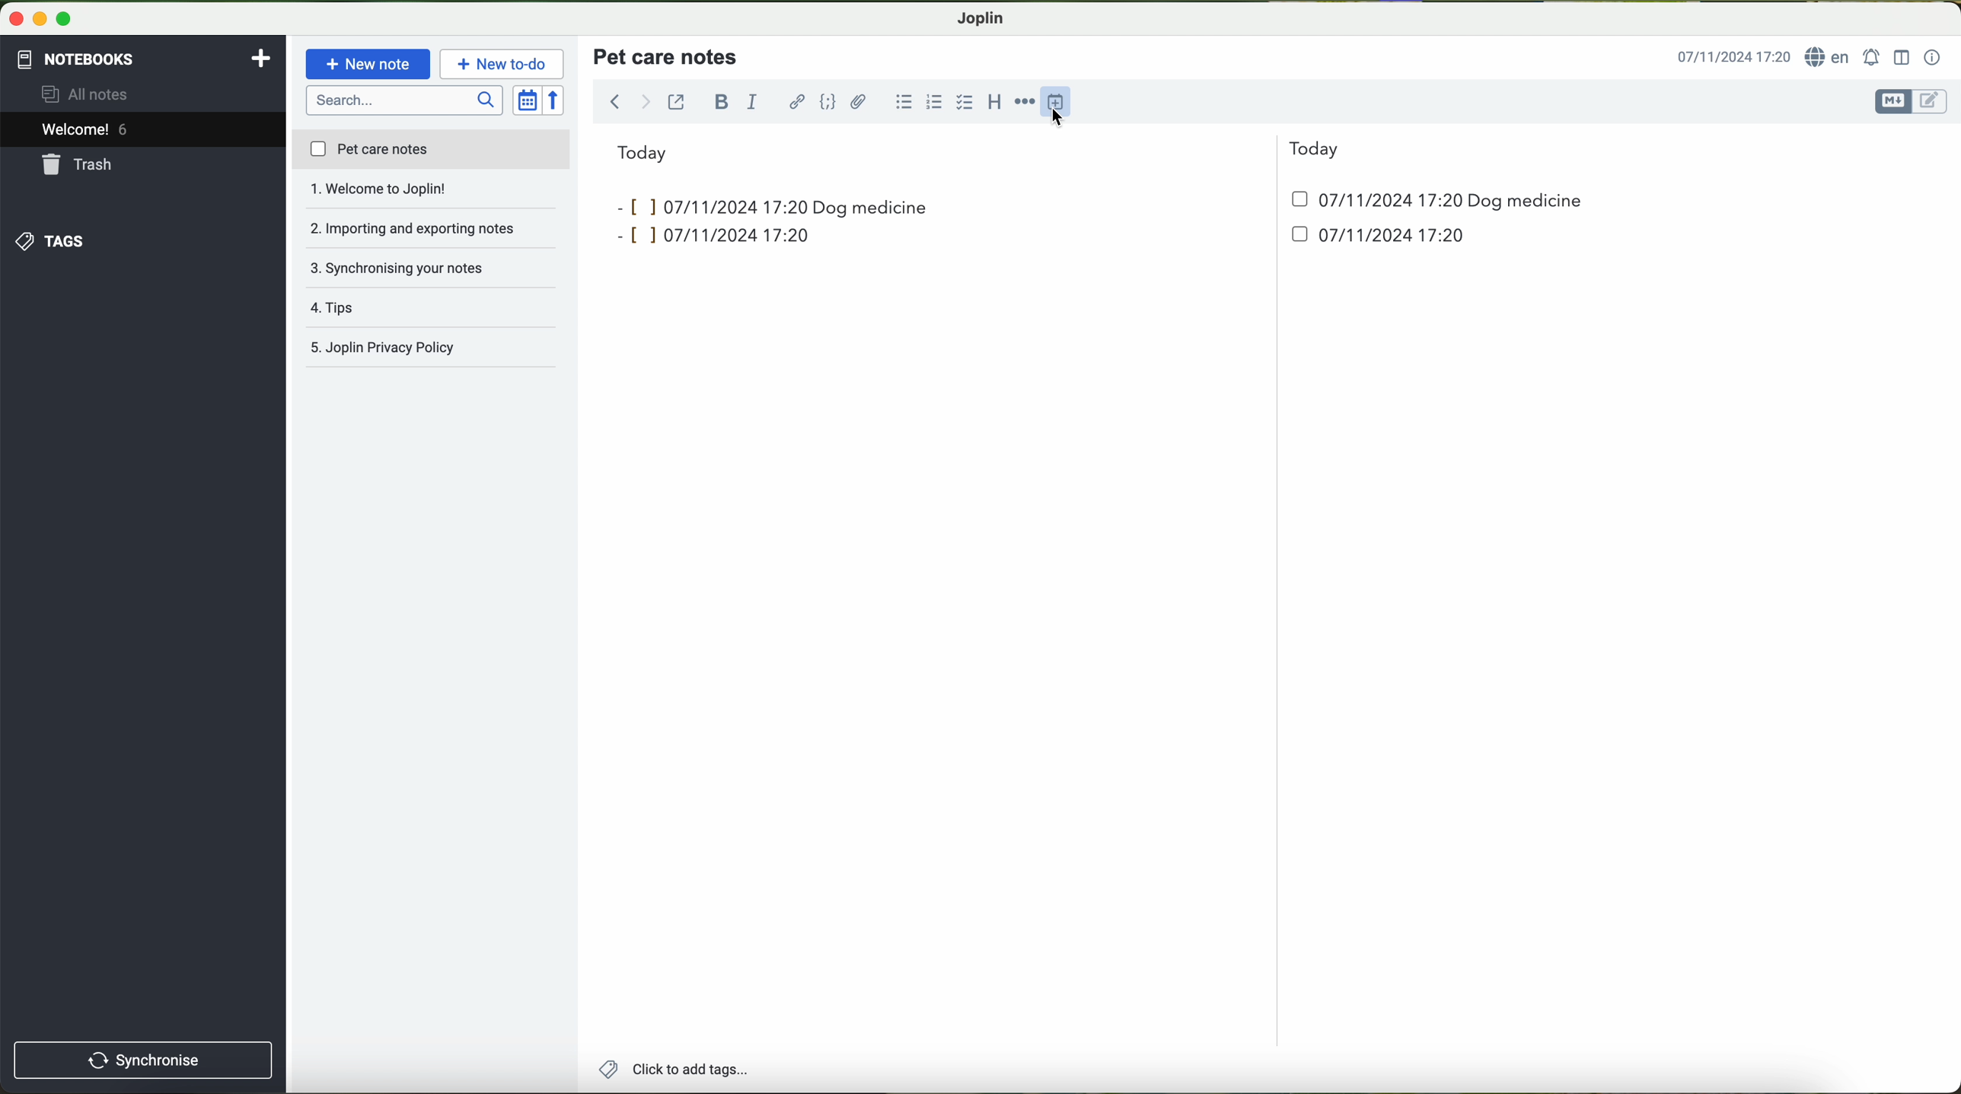  Describe the element at coordinates (261, 56) in the screenshot. I see `add` at that location.